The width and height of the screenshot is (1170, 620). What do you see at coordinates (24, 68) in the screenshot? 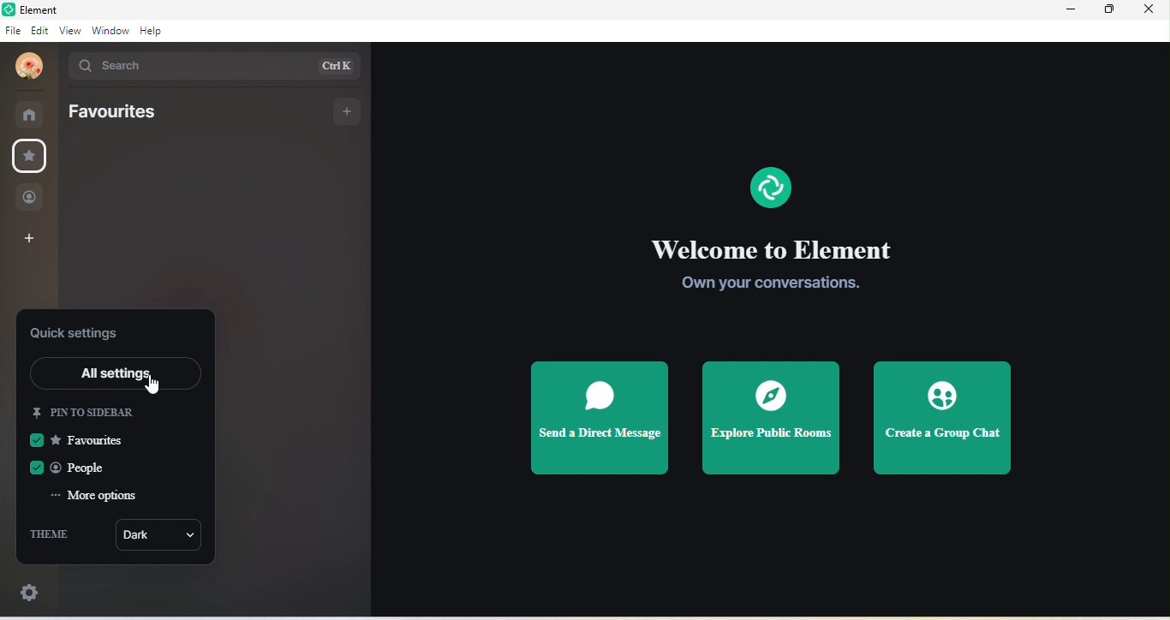
I see `profile photo` at bounding box center [24, 68].